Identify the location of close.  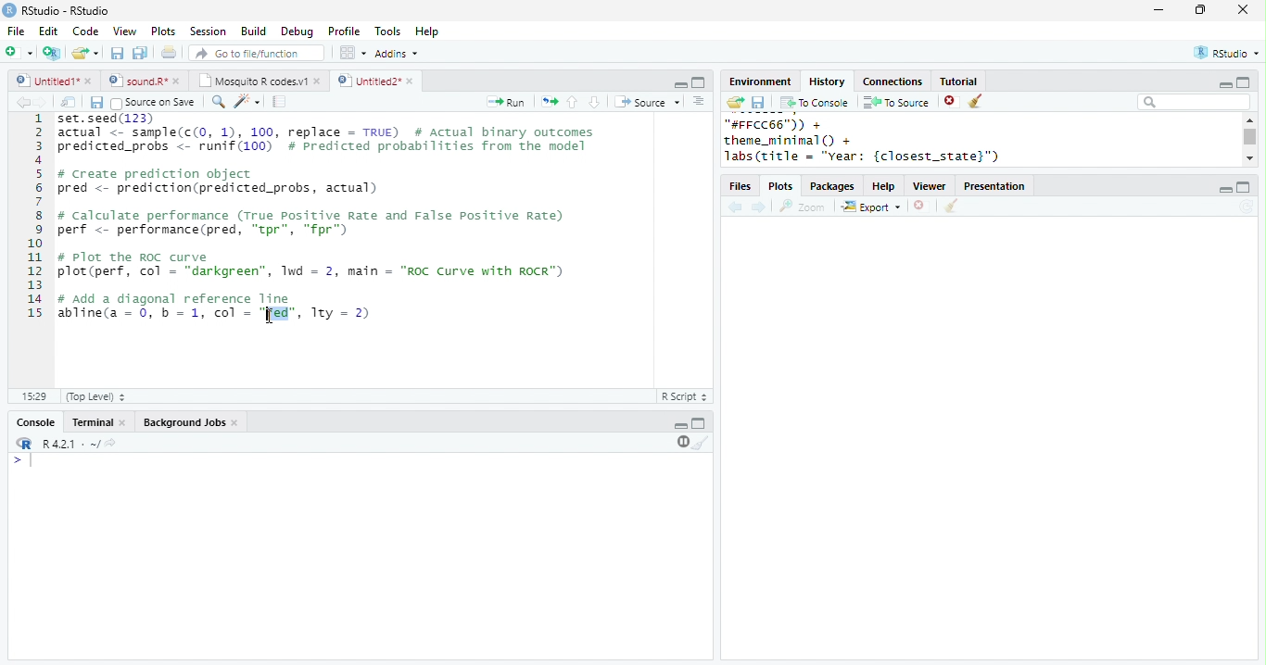
(319, 81).